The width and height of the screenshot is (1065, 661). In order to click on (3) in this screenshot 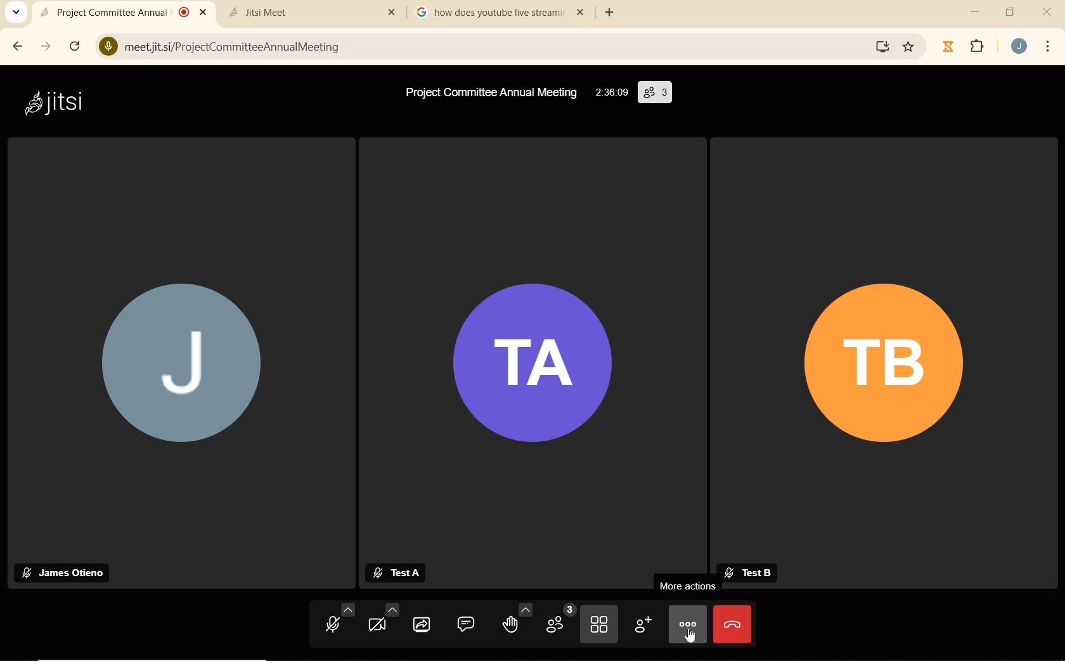, I will do `click(658, 92)`.